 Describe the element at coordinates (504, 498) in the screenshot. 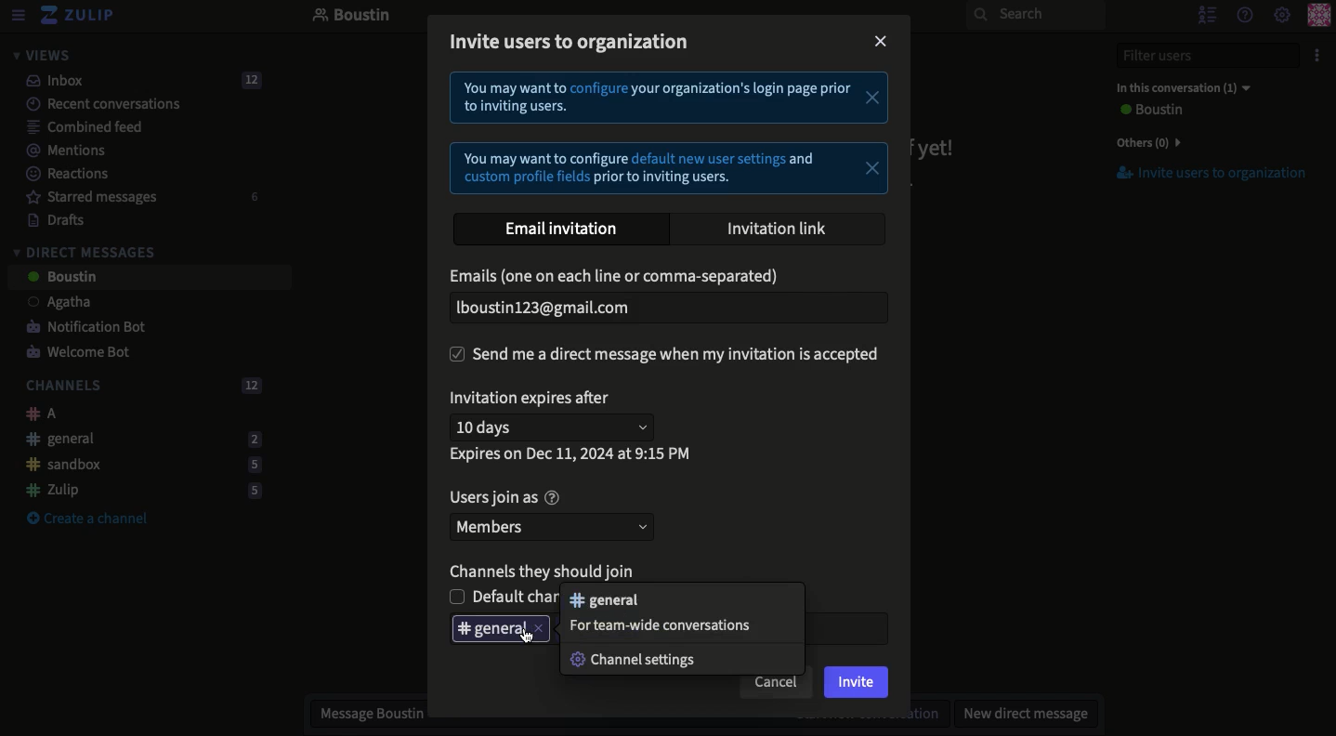

I see `Users join as` at that location.